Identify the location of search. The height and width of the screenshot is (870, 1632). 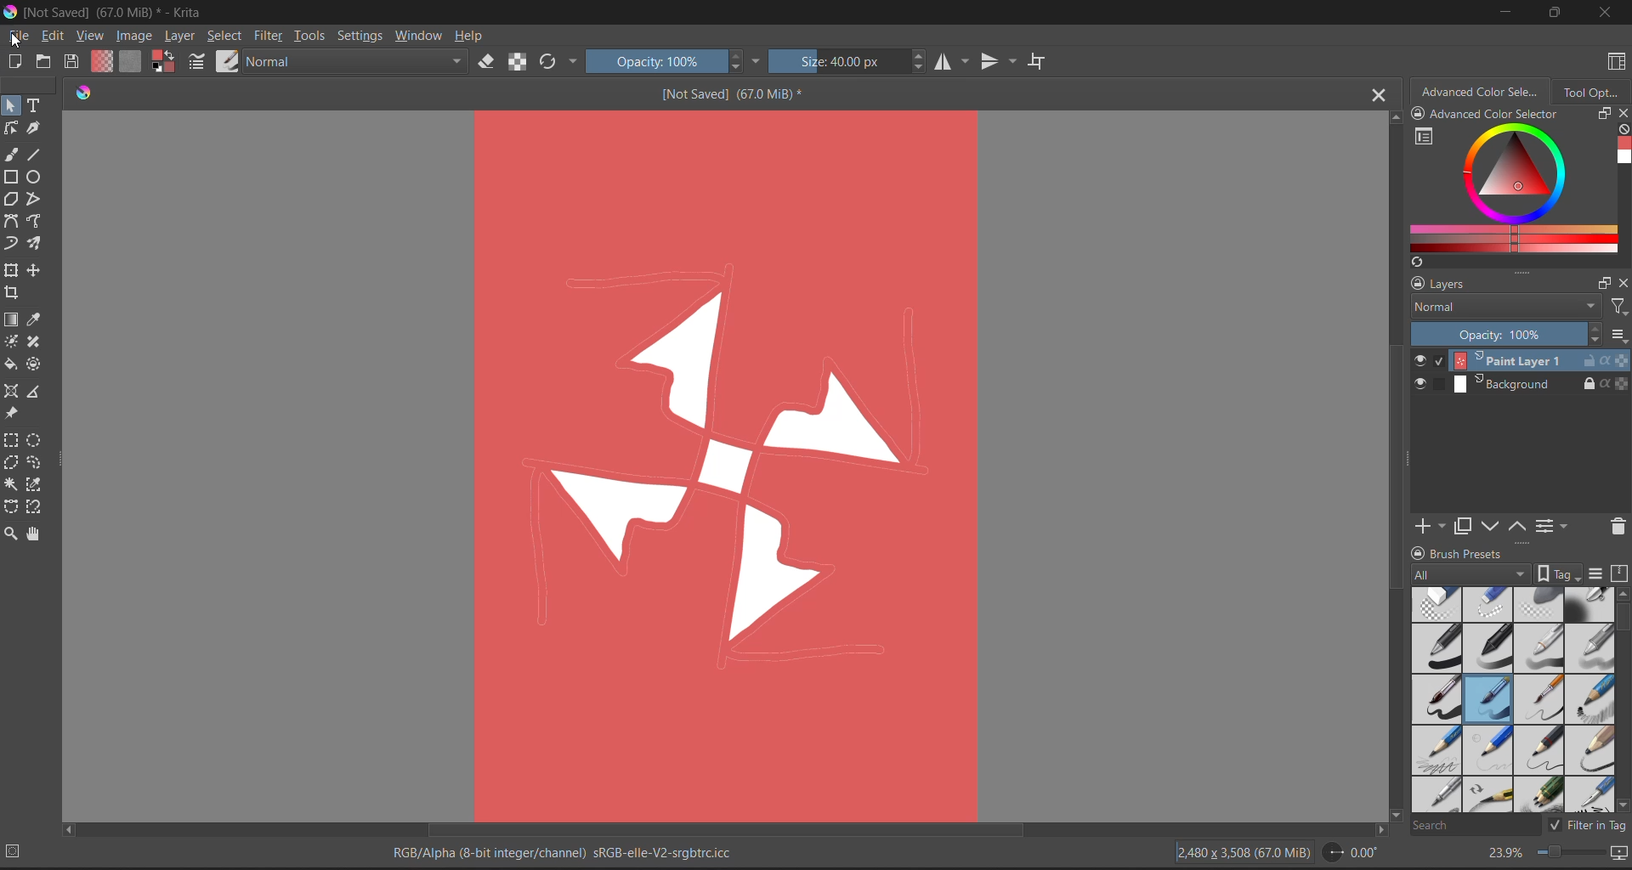
(1476, 826).